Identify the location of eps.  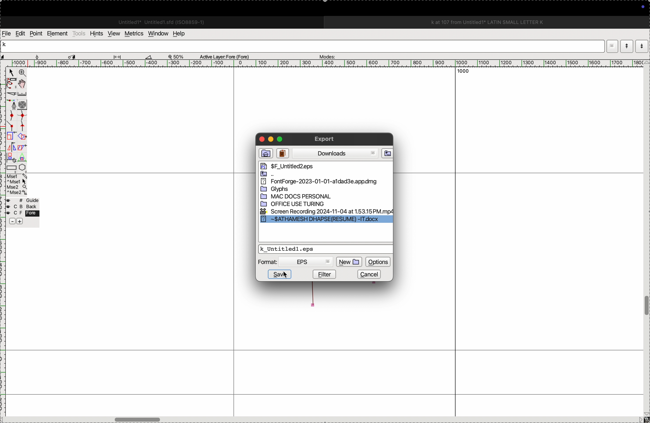
(306, 262).